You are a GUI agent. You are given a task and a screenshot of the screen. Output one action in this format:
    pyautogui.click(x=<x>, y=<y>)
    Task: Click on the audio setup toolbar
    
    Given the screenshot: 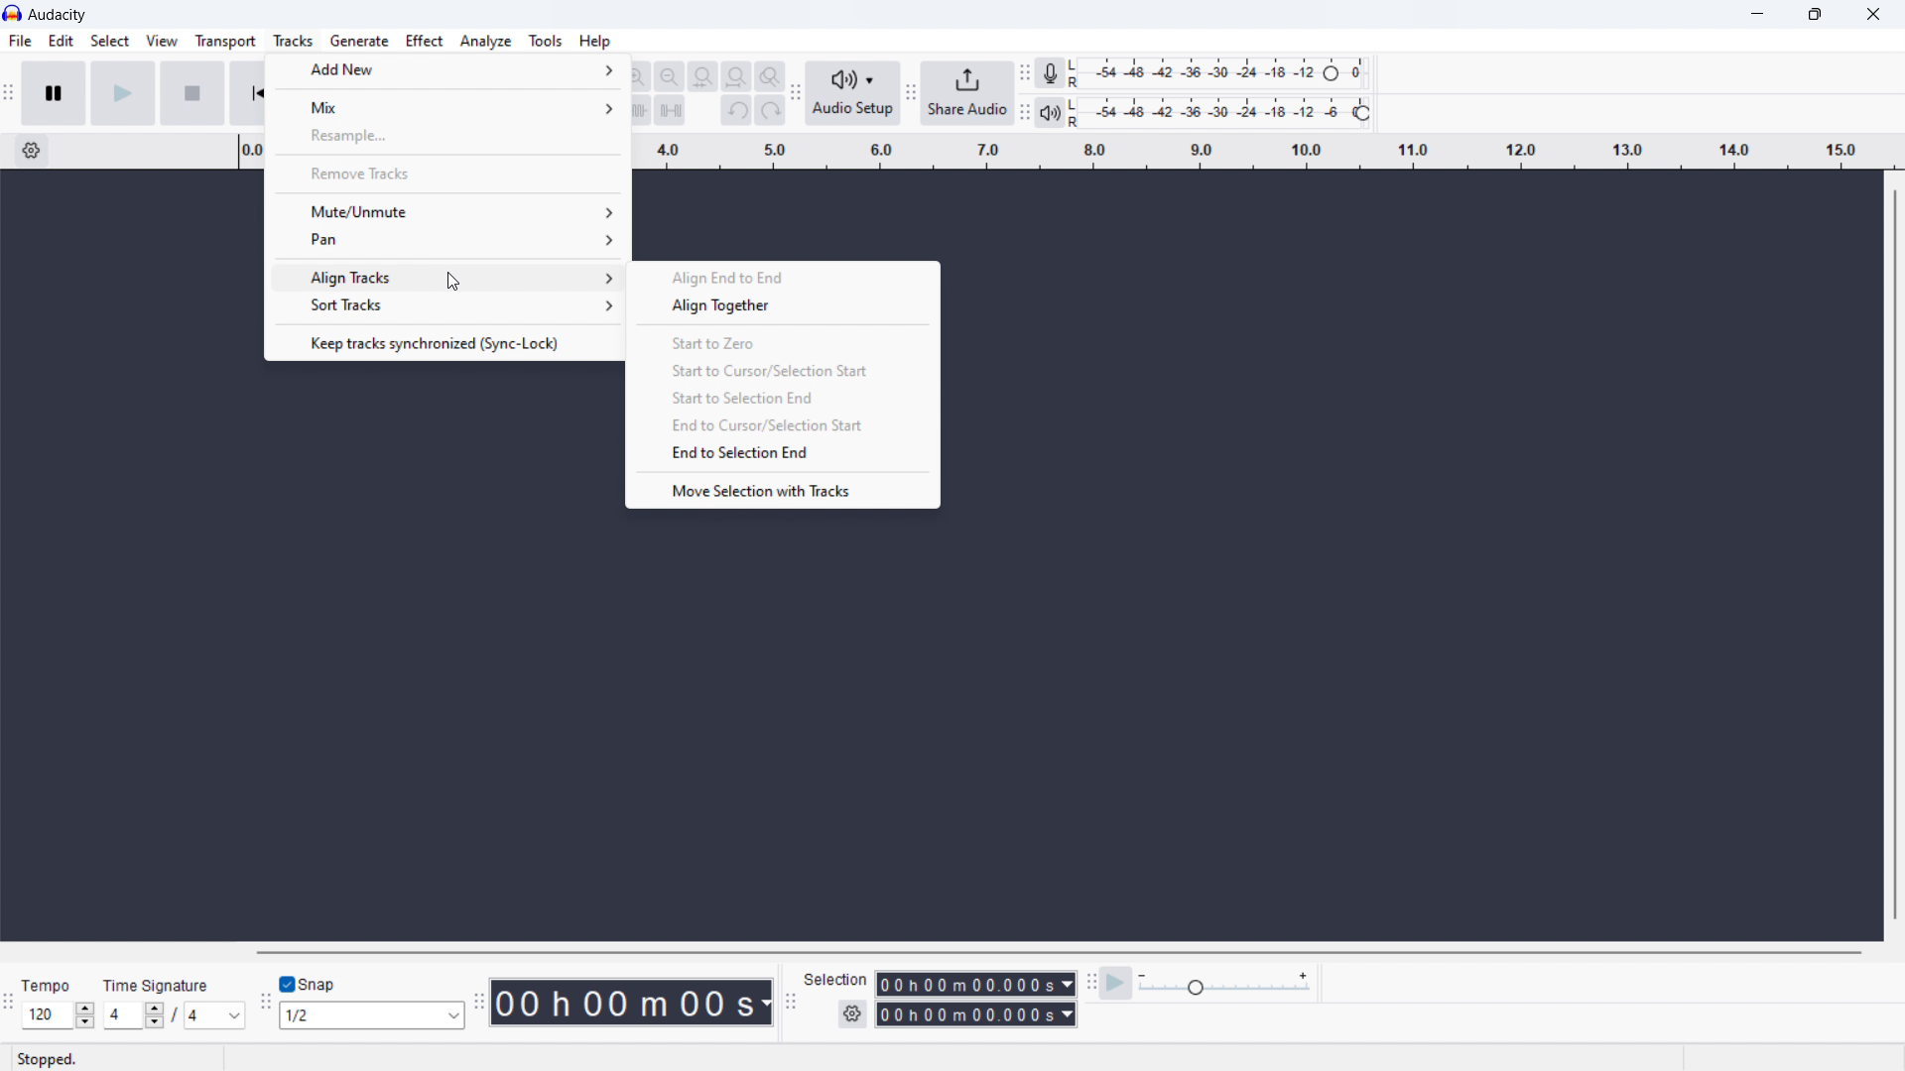 What is the action you would take?
    pyautogui.click(x=795, y=91)
    